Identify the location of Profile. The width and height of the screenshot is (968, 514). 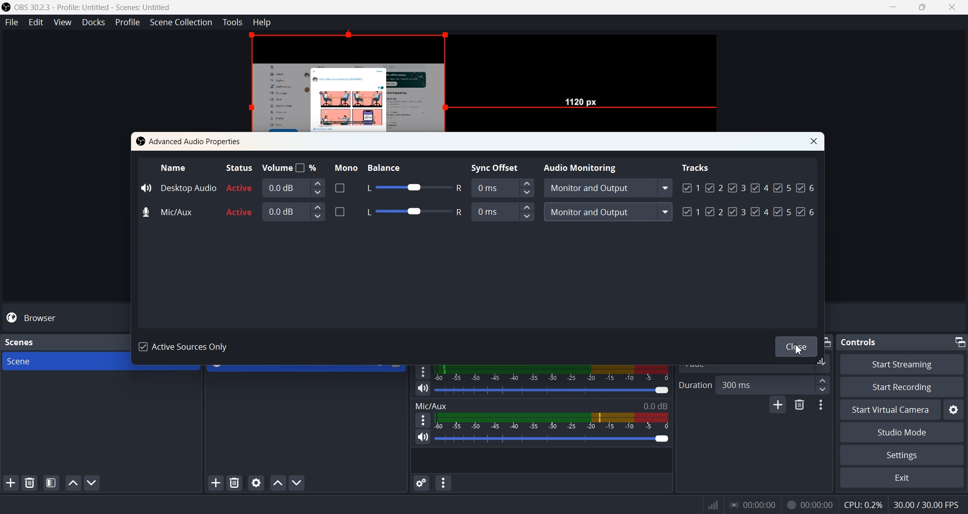
(128, 22).